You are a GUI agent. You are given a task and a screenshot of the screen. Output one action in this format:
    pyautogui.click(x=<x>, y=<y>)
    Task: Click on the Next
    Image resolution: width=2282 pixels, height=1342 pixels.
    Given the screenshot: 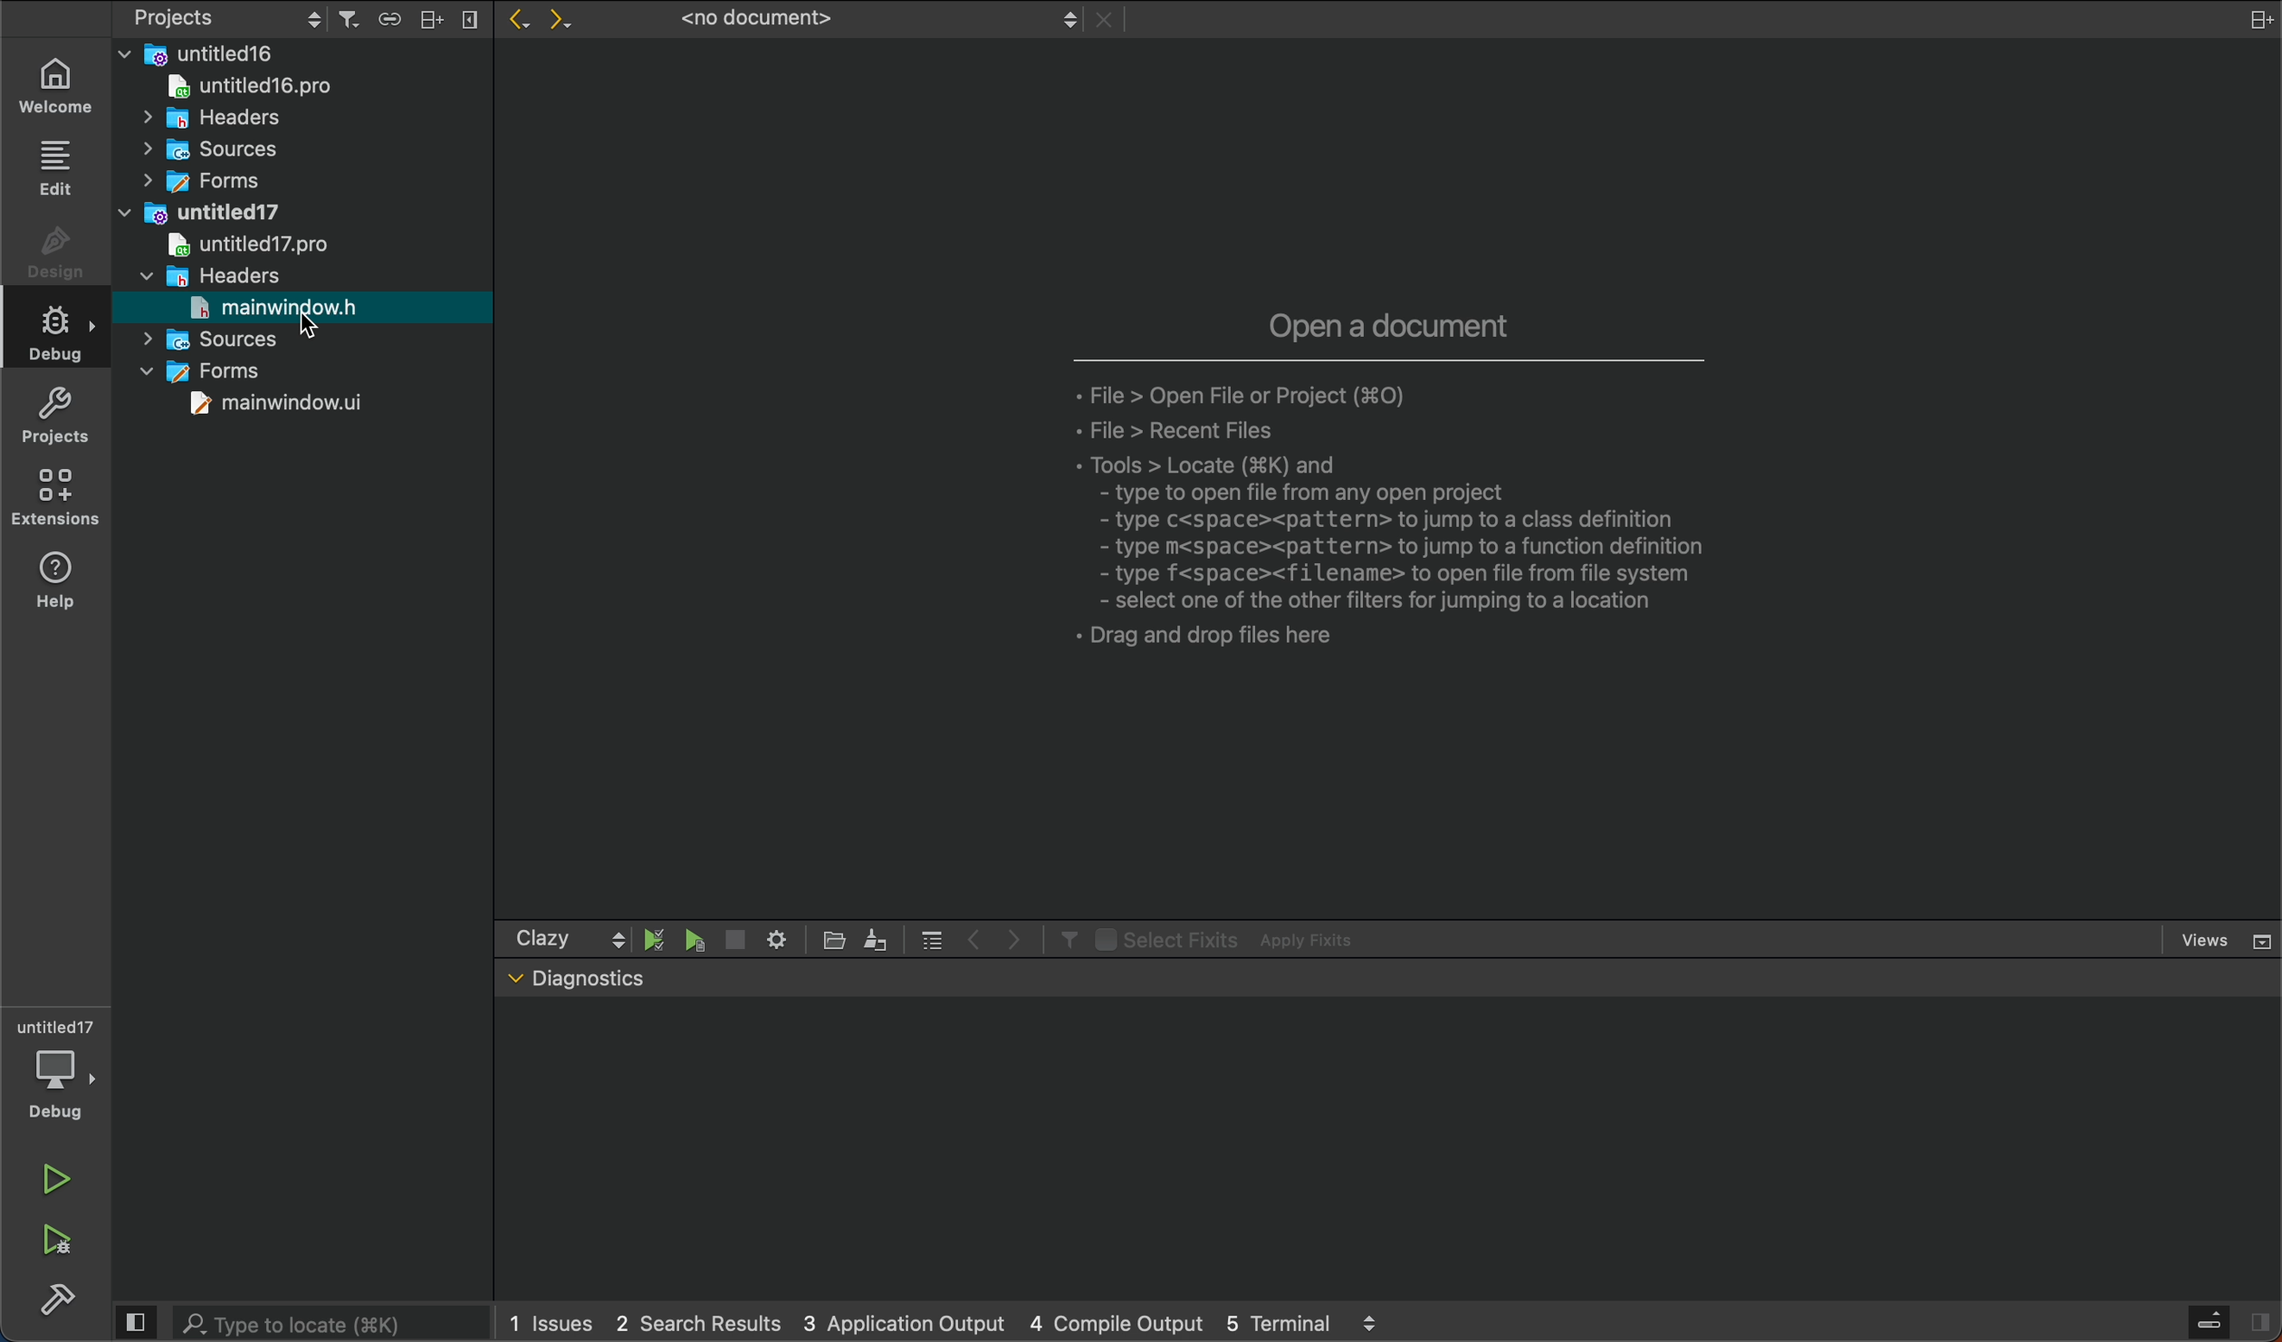 What is the action you would take?
    pyautogui.click(x=569, y=22)
    